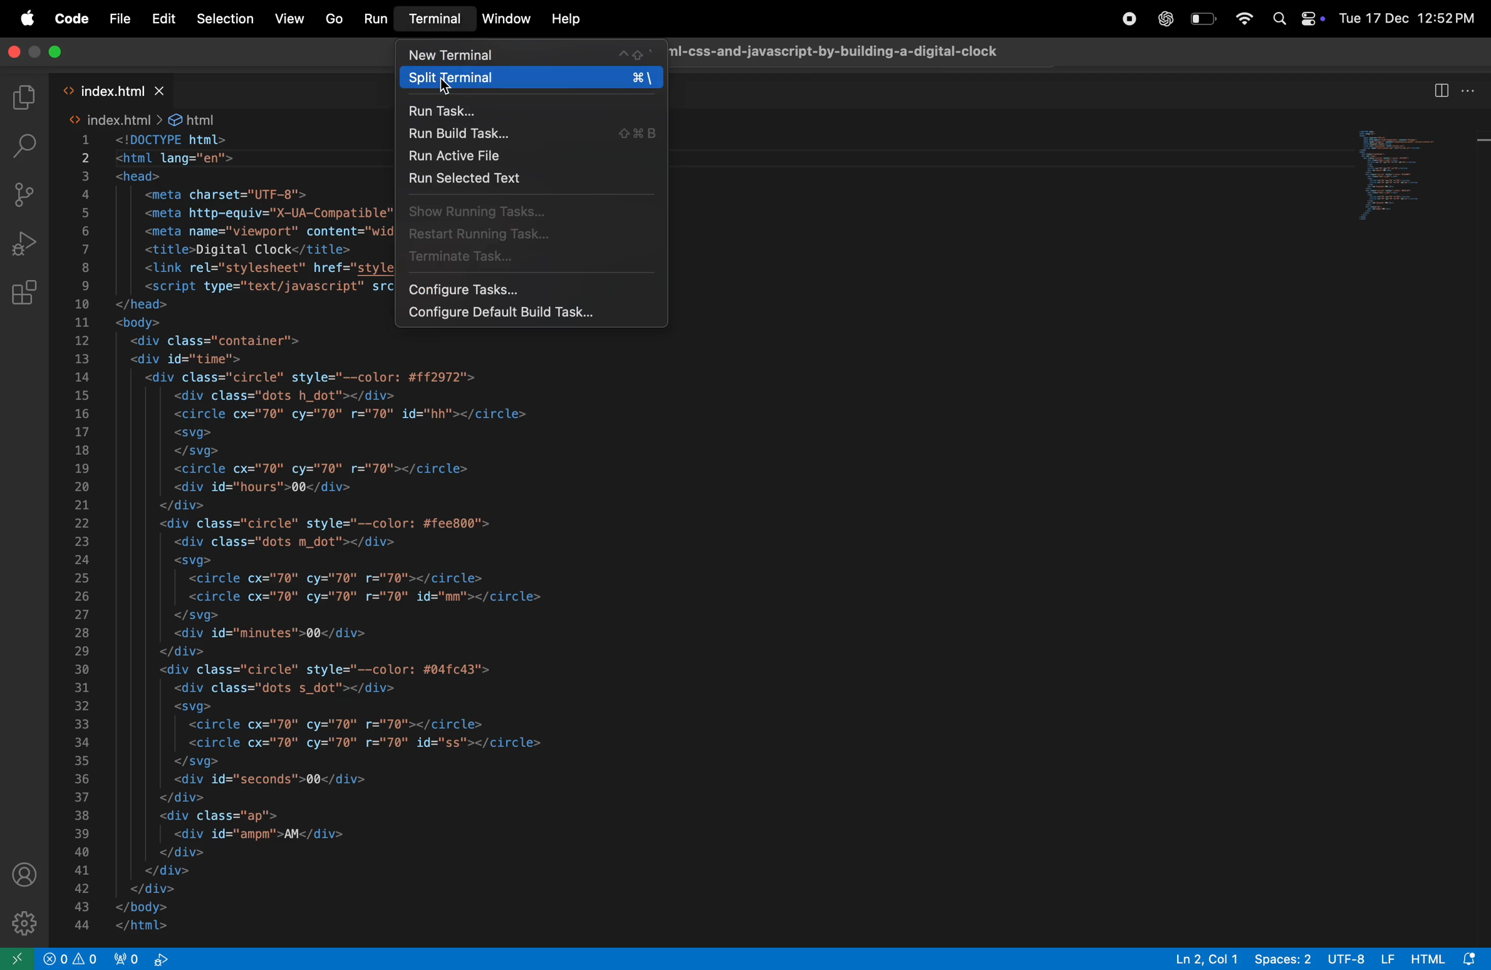 This screenshot has width=1491, height=970. I want to click on source control, so click(28, 197).